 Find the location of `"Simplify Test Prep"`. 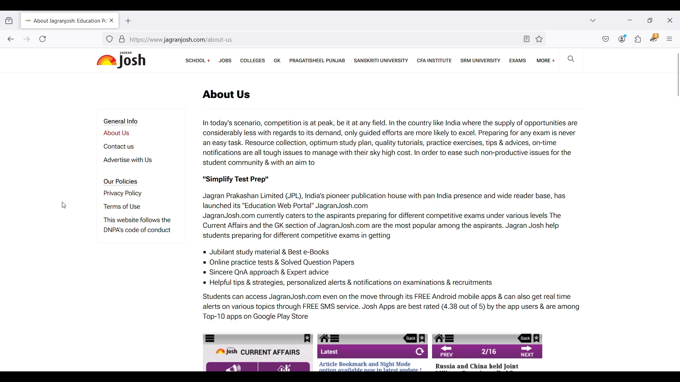

"Simplify Test Prep" is located at coordinates (242, 178).